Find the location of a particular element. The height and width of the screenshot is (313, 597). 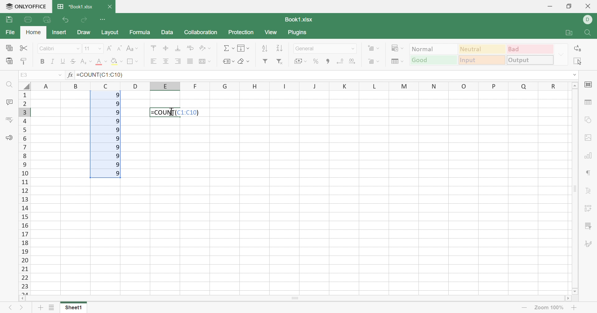

Insert cells is located at coordinates (374, 48).